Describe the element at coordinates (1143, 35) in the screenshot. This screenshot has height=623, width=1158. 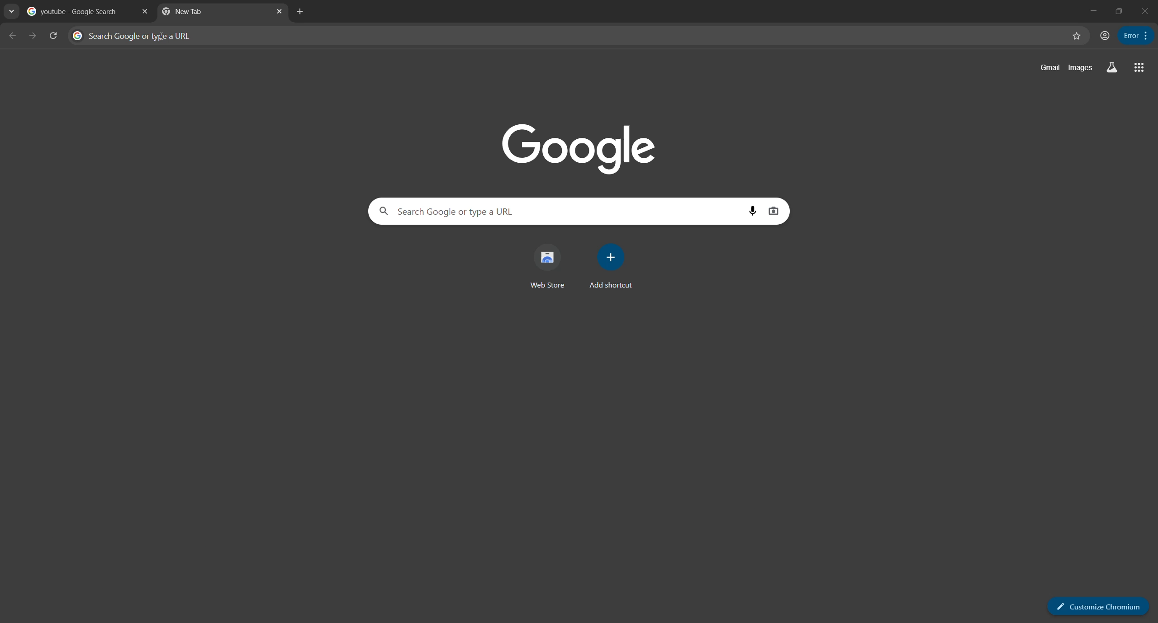
I see `customize chromium` at that location.